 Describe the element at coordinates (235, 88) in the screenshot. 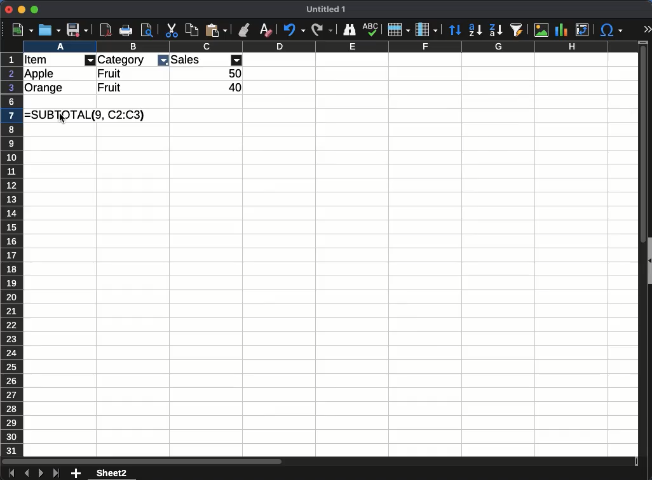

I see `40` at that location.